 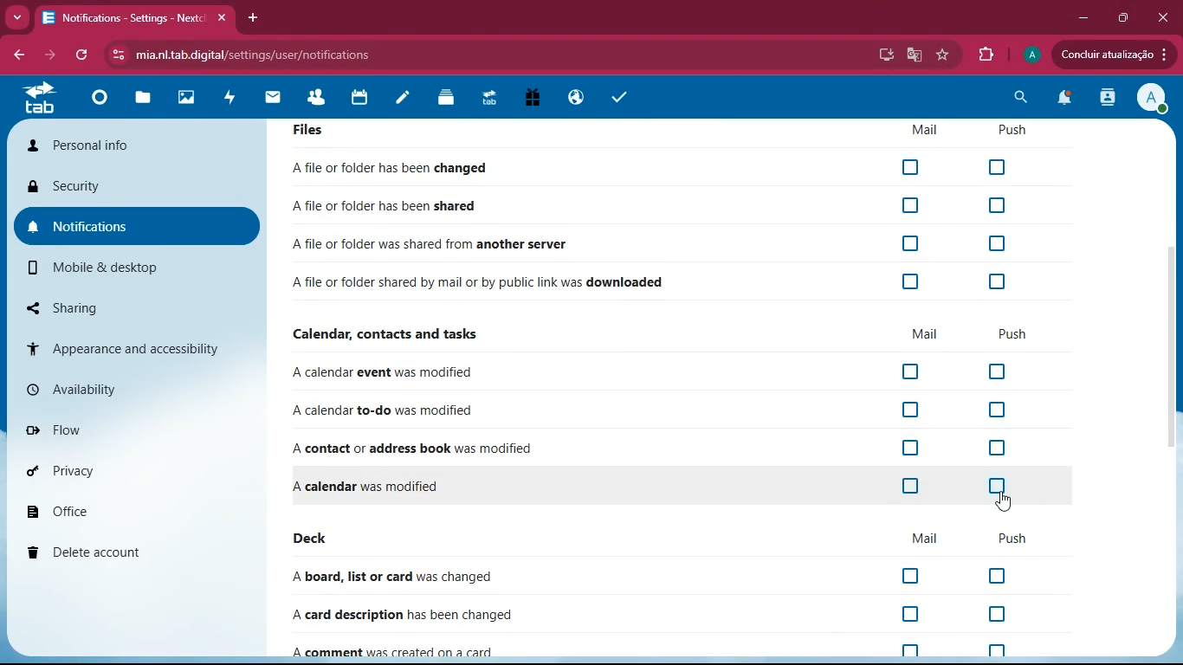 What do you see at coordinates (361, 100) in the screenshot?
I see `calendar` at bounding box center [361, 100].